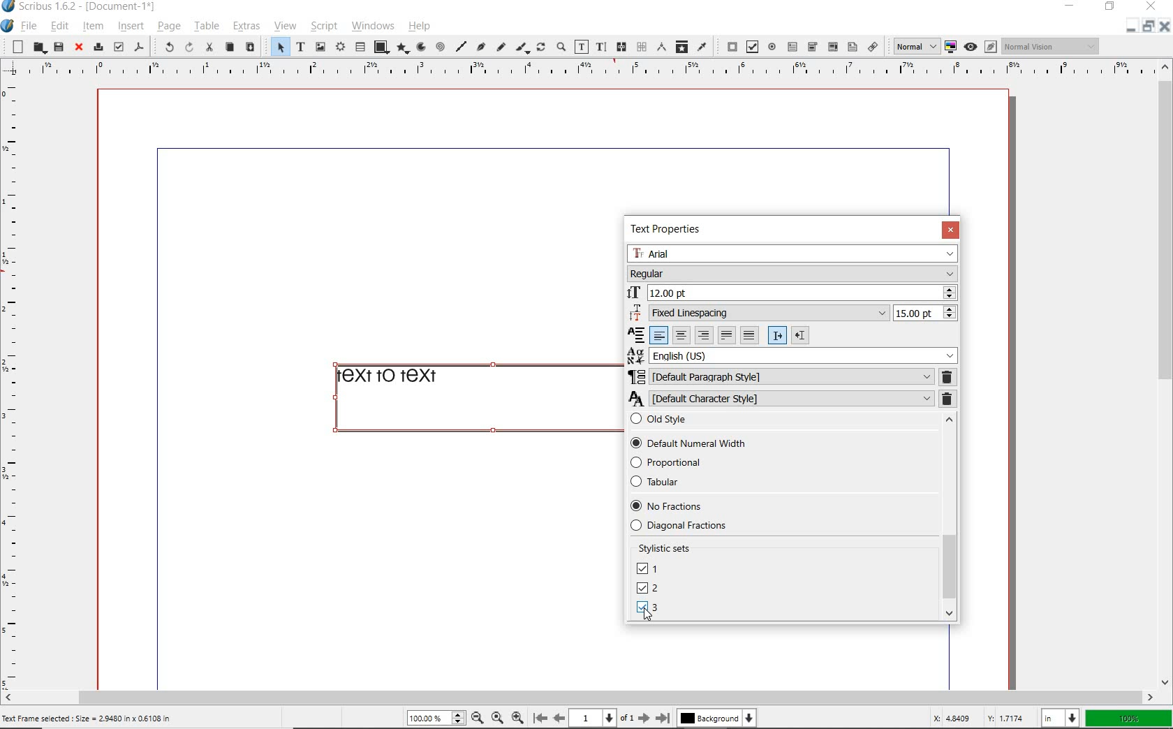 This screenshot has height=729, width=1173. What do you see at coordinates (1147, 27) in the screenshot?
I see `Minimize` at bounding box center [1147, 27].